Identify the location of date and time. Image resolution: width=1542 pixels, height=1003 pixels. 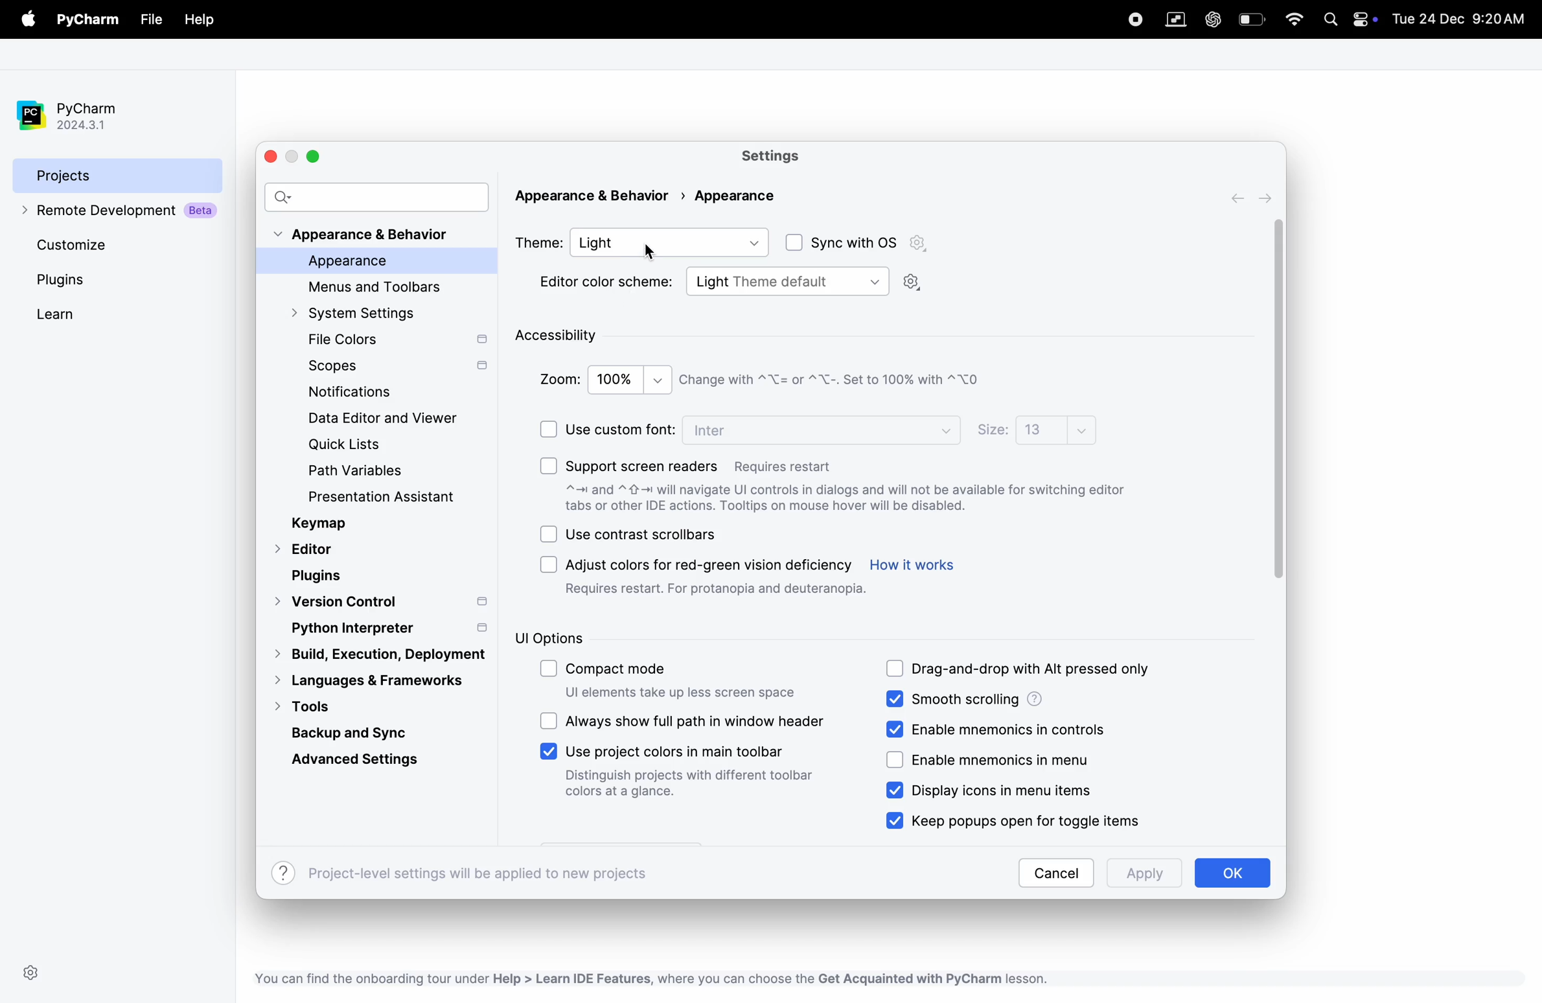
(1462, 17).